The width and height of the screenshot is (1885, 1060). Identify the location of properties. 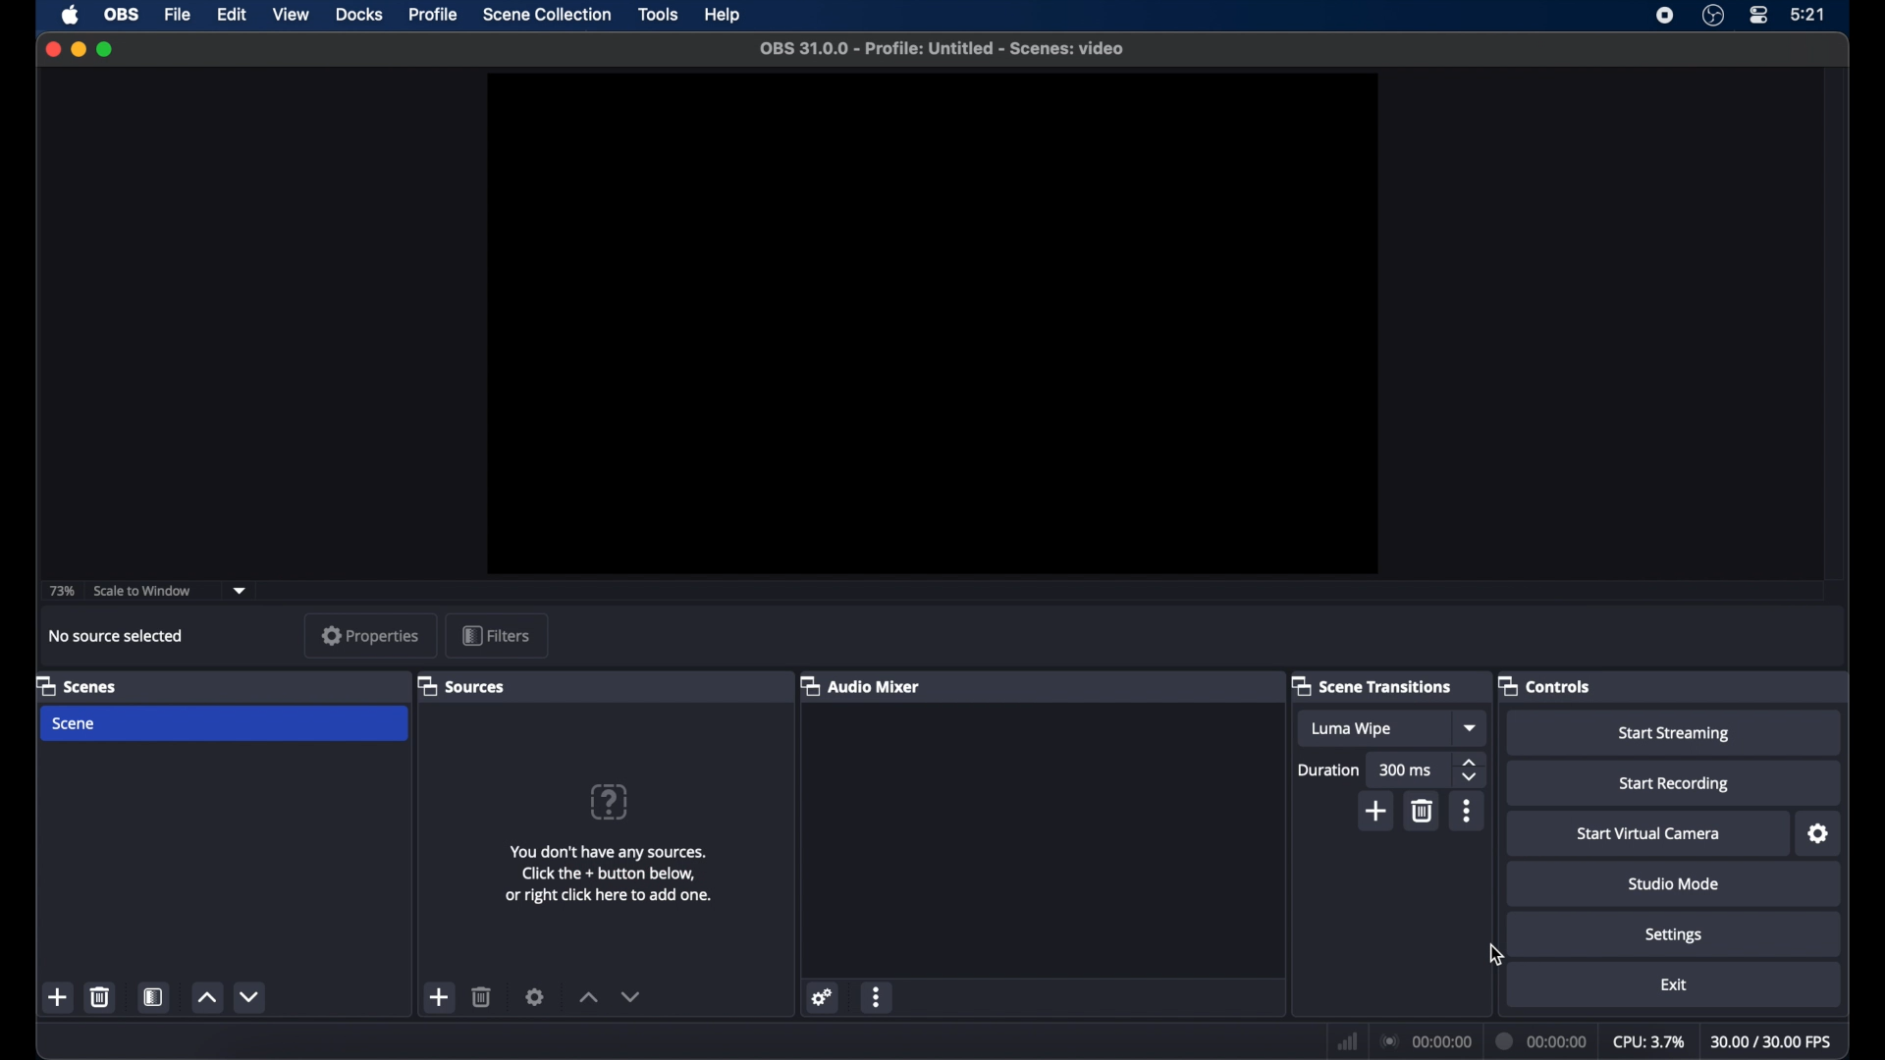
(371, 635).